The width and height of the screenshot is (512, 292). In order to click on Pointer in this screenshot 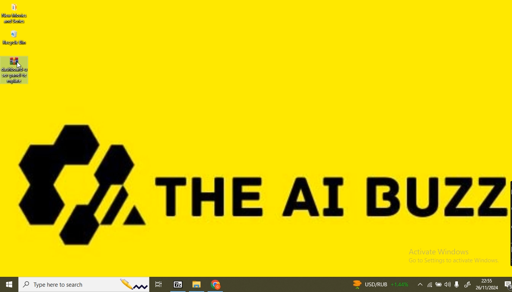, I will do `click(20, 67)`.